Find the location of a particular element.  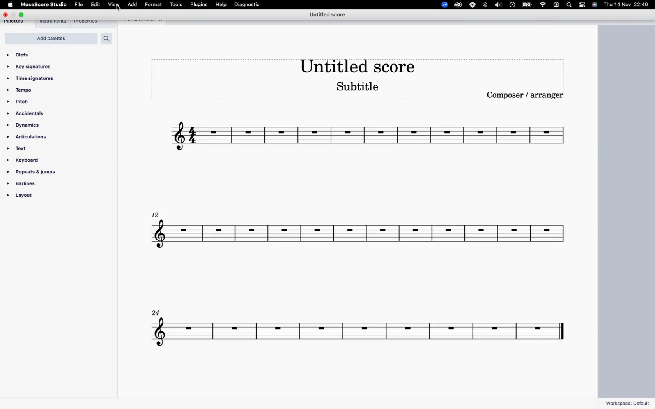

dynamics is located at coordinates (32, 125).